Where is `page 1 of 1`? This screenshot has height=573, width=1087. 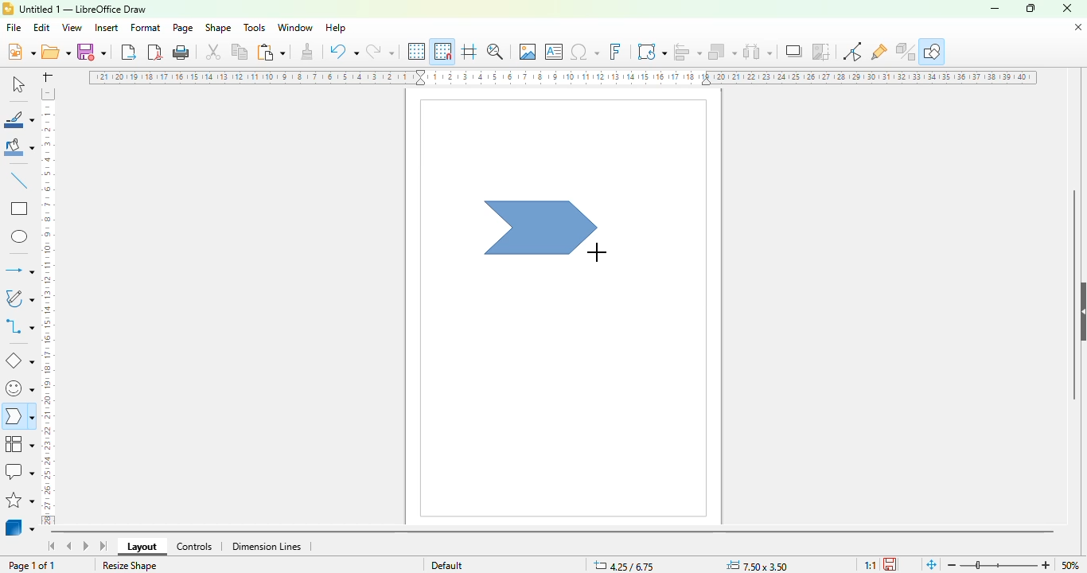 page 1 of 1 is located at coordinates (32, 566).